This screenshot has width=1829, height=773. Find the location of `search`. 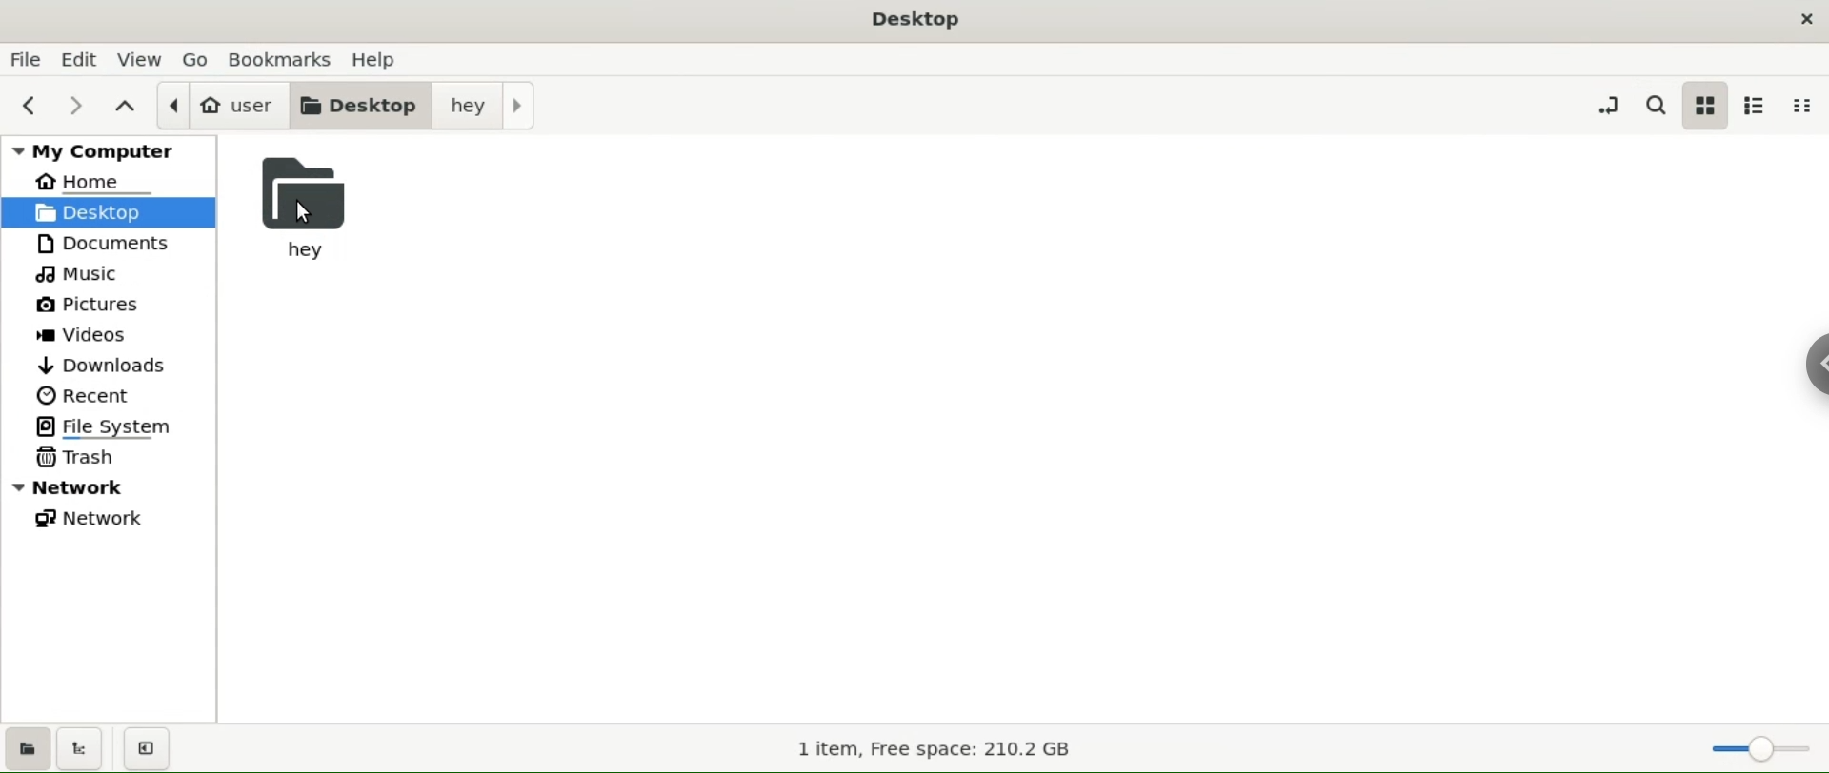

search is located at coordinates (1654, 104).